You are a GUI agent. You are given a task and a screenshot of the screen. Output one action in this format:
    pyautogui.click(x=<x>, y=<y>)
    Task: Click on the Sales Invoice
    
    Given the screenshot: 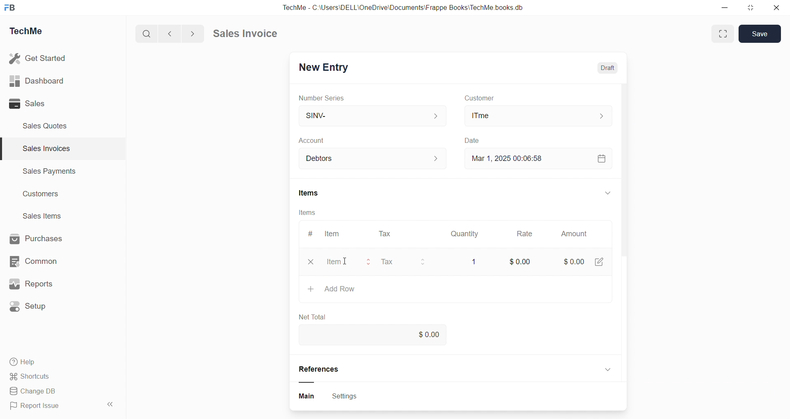 What is the action you would take?
    pyautogui.click(x=249, y=35)
    